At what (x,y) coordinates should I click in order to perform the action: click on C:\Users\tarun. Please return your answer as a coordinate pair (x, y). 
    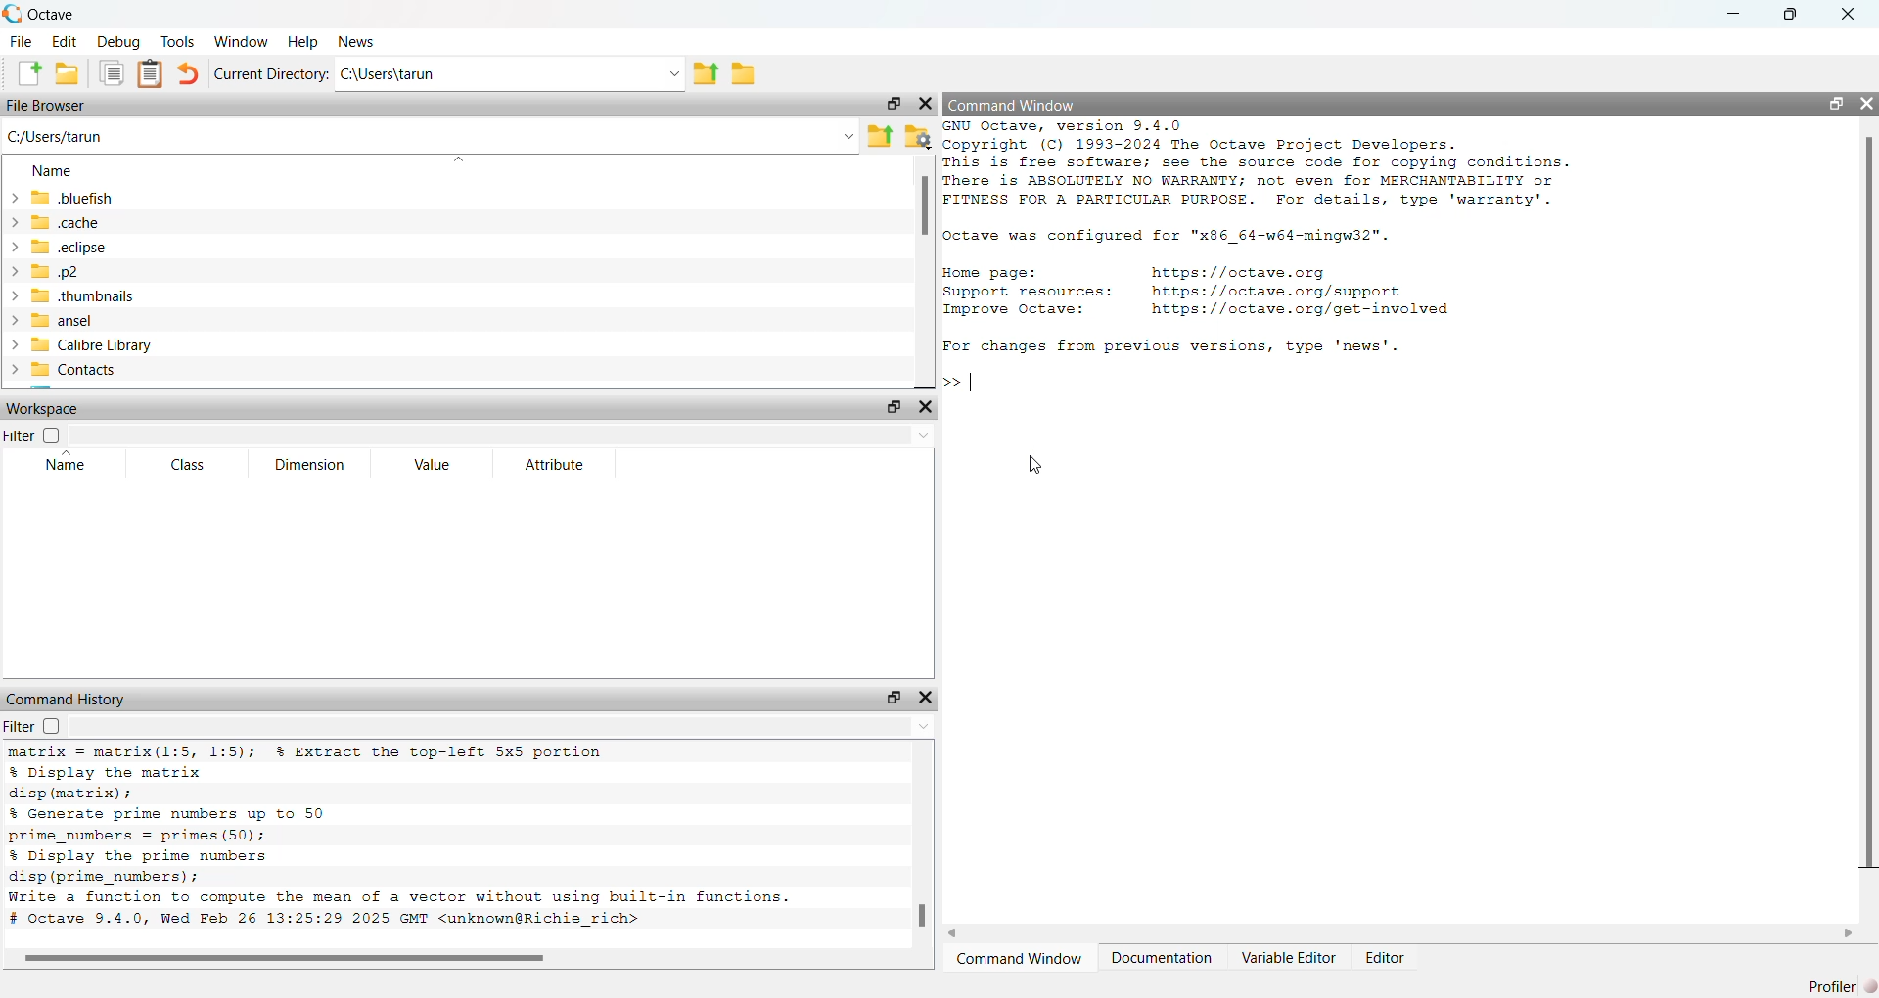
    Looking at the image, I should click on (391, 74).